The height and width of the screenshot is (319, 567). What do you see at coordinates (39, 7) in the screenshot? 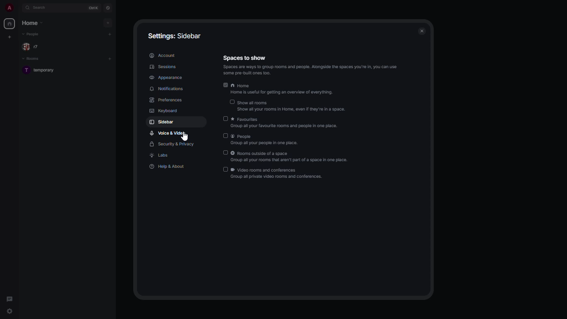
I see `search` at bounding box center [39, 7].